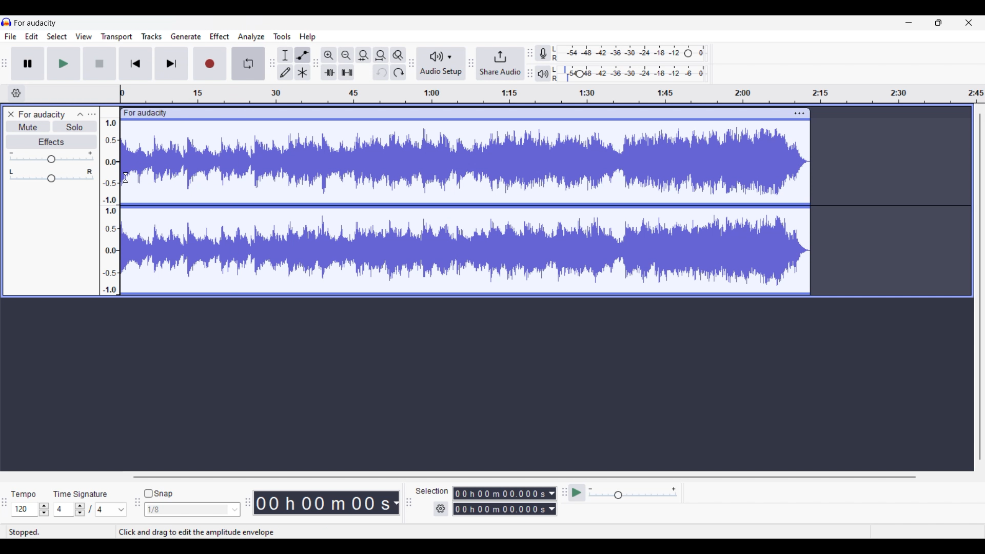 The width and height of the screenshot is (985, 554). What do you see at coordinates (51, 142) in the screenshot?
I see `Effects` at bounding box center [51, 142].